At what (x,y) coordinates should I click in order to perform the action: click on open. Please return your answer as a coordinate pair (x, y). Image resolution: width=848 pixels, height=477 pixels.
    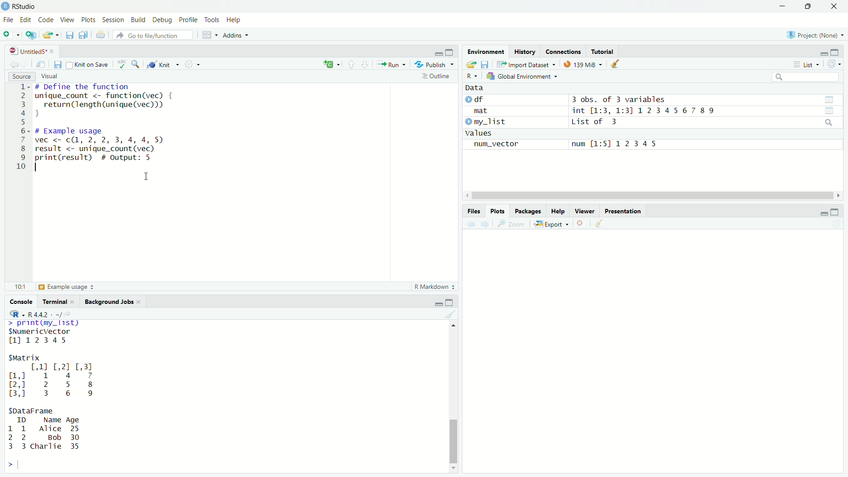
    Looking at the image, I should click on (470, 64).